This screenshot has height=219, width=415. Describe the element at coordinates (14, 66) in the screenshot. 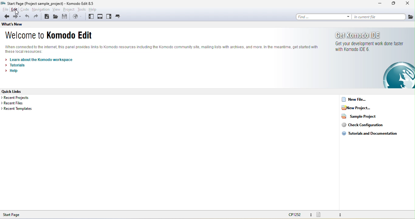

I see `tutorials` at that location.